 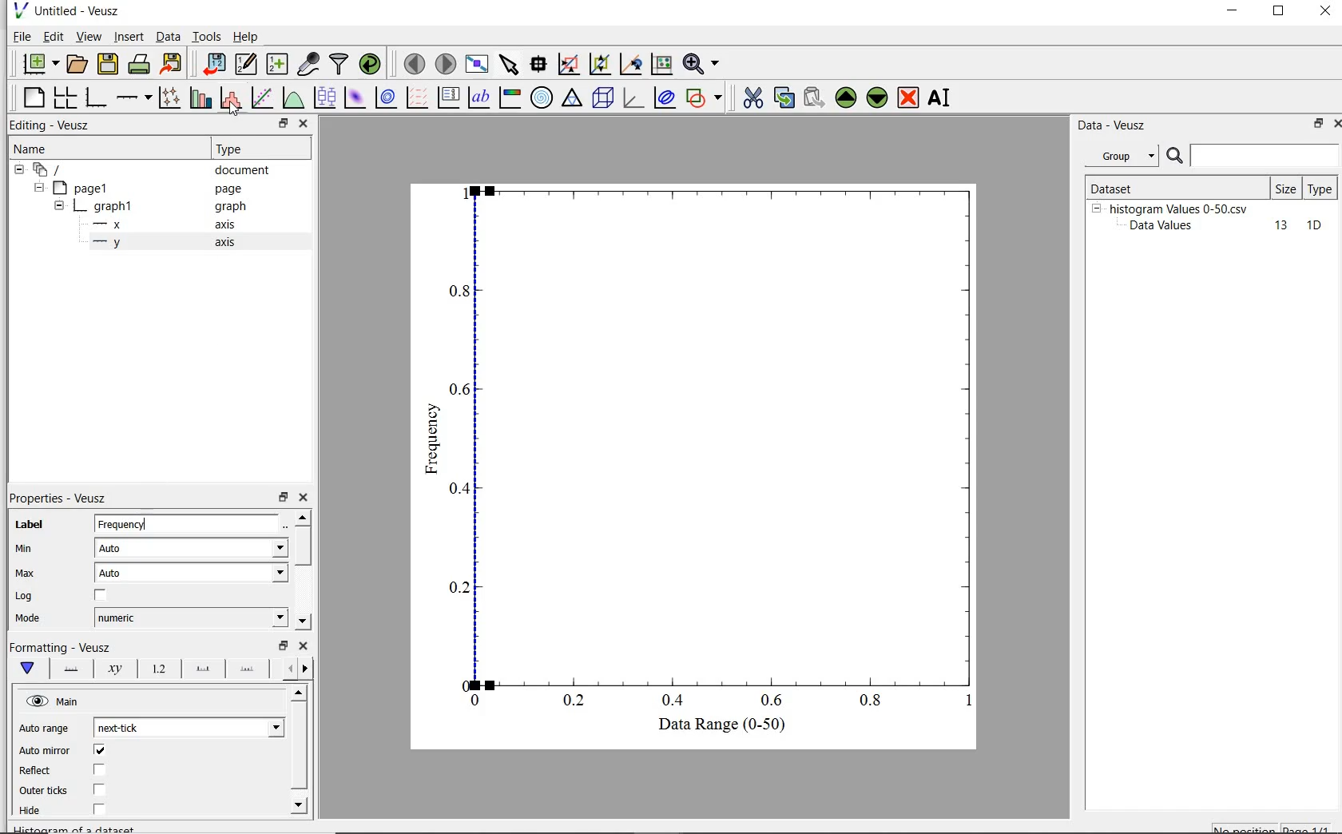 I want to click on major ticks, so click(x=202, y=669).